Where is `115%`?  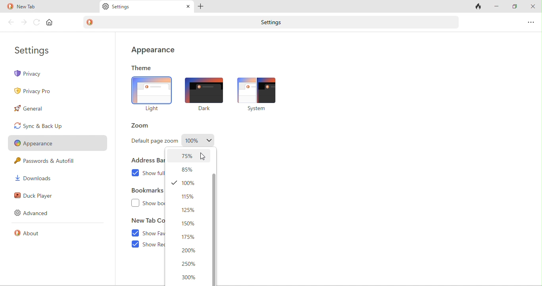 115% is located at coordinates (187, 196).